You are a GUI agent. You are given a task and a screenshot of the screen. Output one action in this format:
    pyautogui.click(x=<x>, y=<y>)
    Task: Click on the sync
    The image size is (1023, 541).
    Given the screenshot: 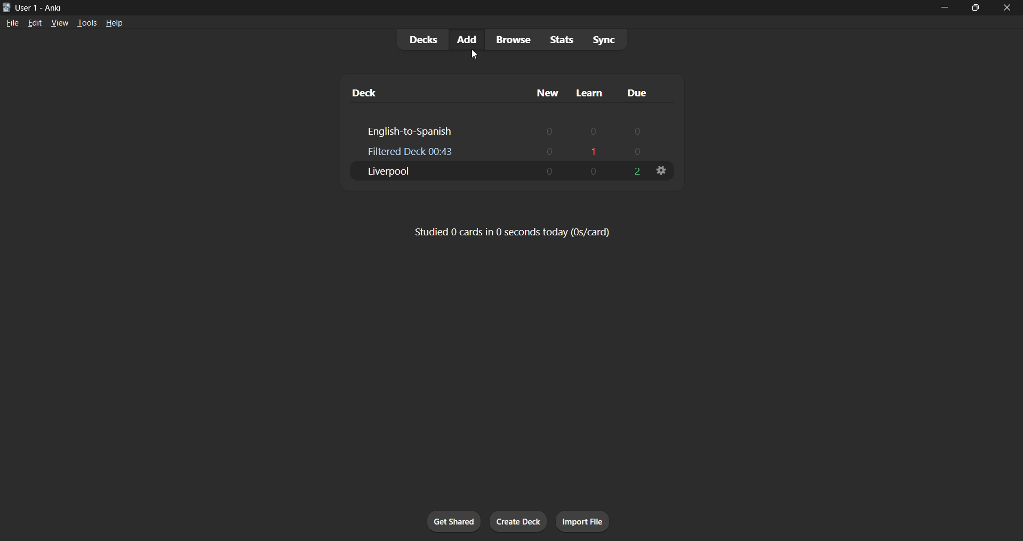 What is the action you would take?
    pyautogui.click(x=601, y=40)
    